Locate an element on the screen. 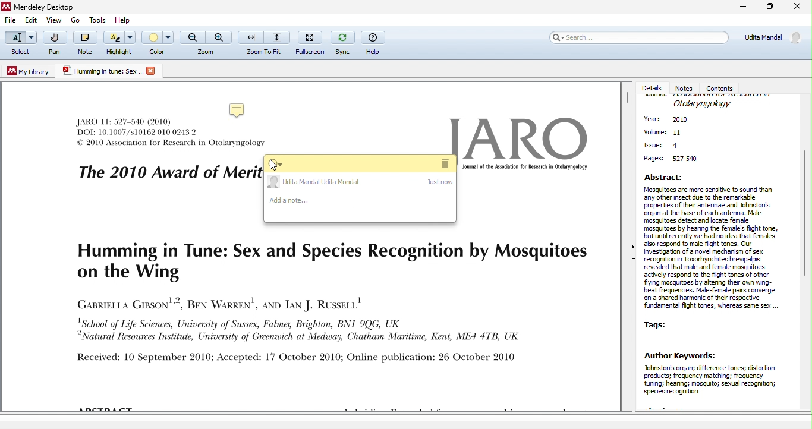  account is located at coordinates (772, 41).